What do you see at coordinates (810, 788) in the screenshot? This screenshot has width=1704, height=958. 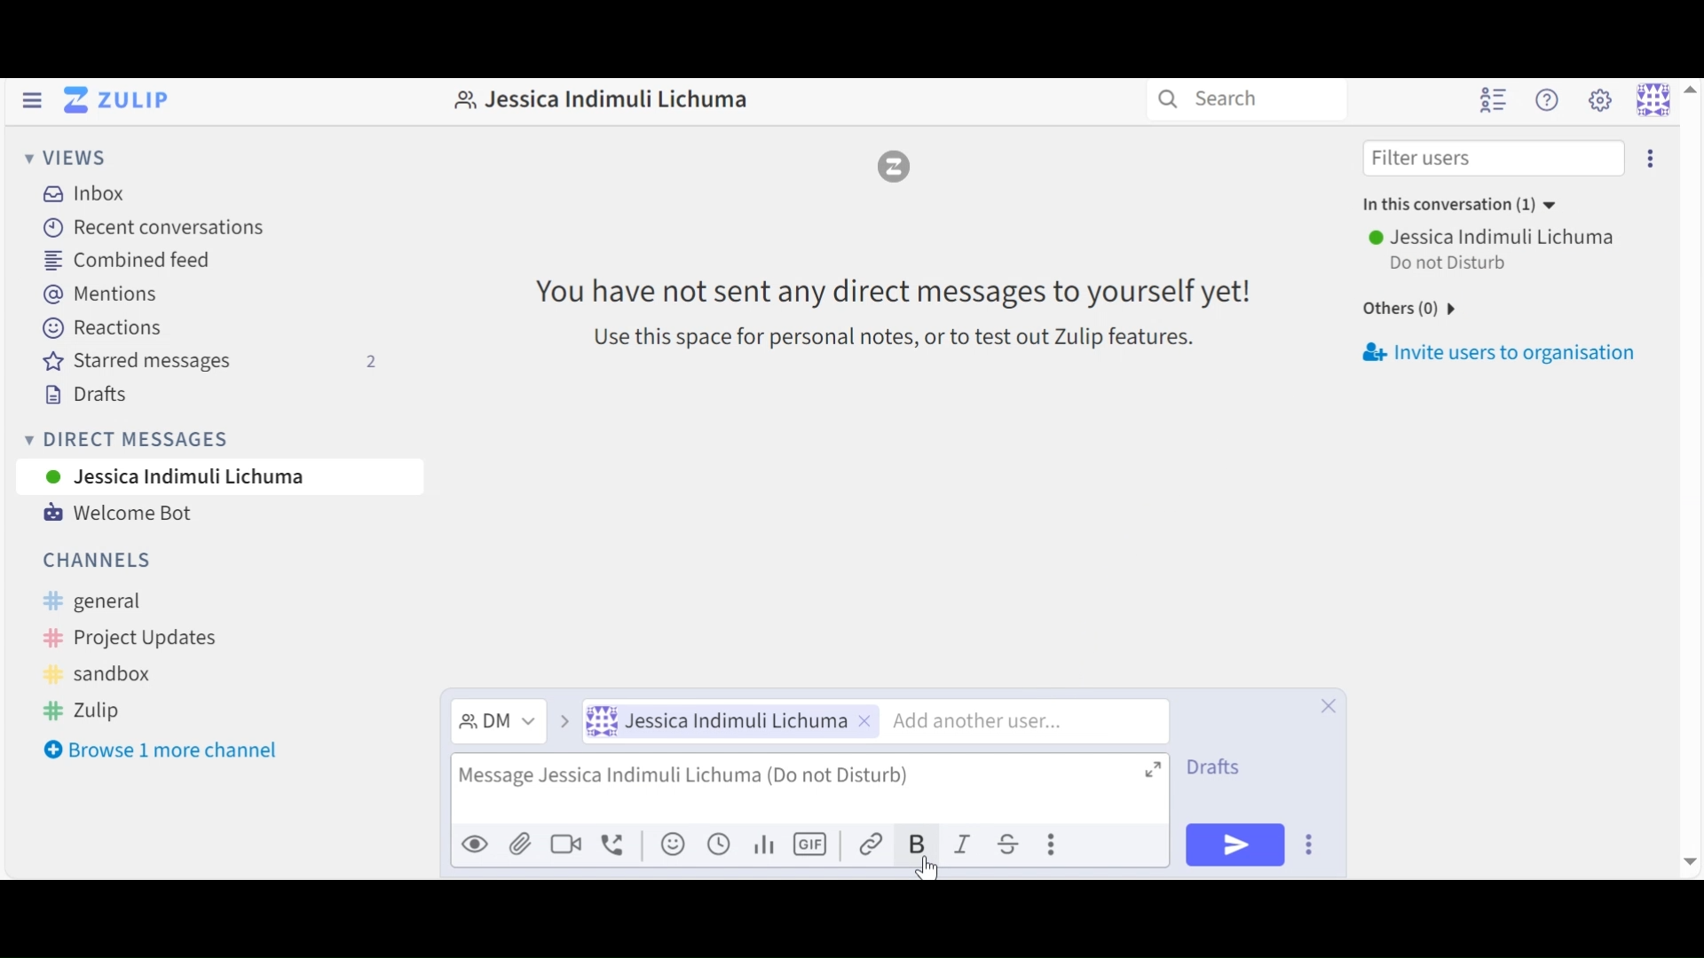 I see `Message` at bounding box center [810, 788].